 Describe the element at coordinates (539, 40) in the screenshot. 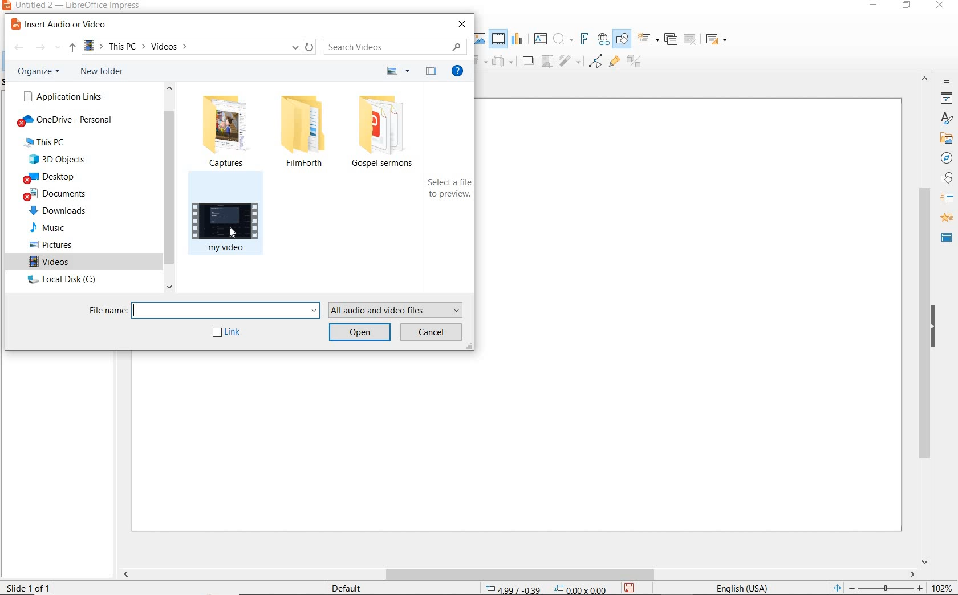

I see `` at that location.